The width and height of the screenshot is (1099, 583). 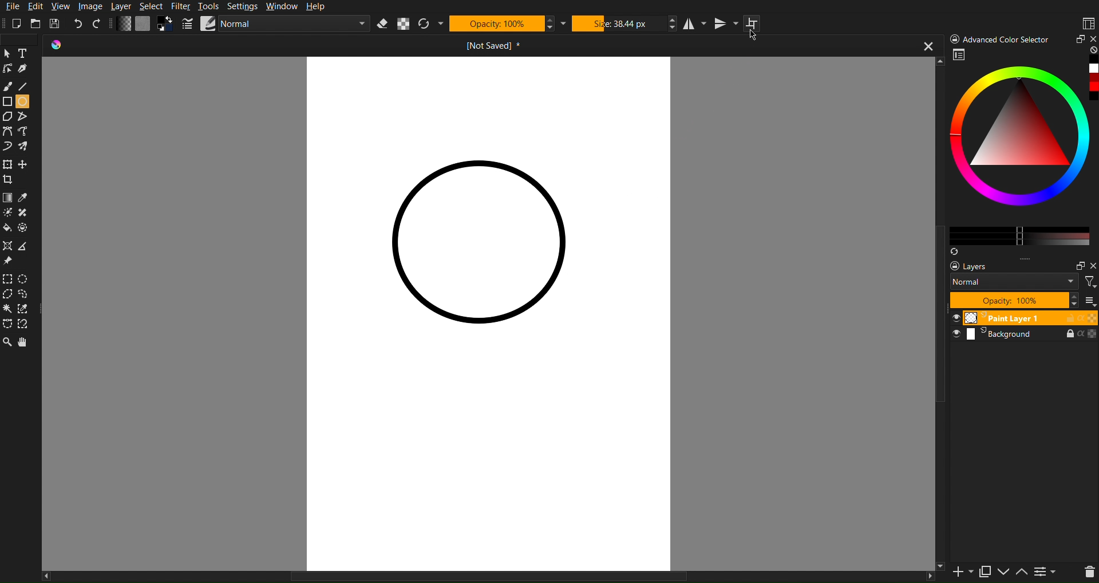 What do you see at coordinates (695, 23) in the screenshot?
I see `Horizontal Mirror` at bounding box center [695, 23].